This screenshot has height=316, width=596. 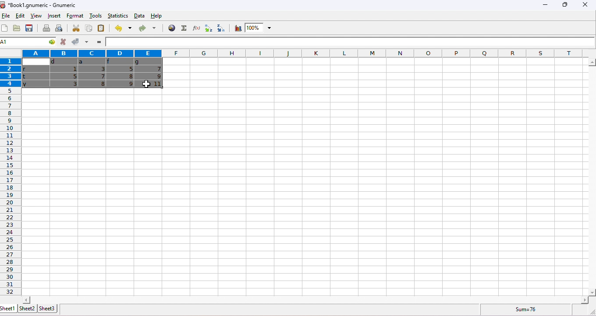 What do you see at coordinates (117, 15) in the screenshot?
I see `statistics` at bounding box center [117, 15].